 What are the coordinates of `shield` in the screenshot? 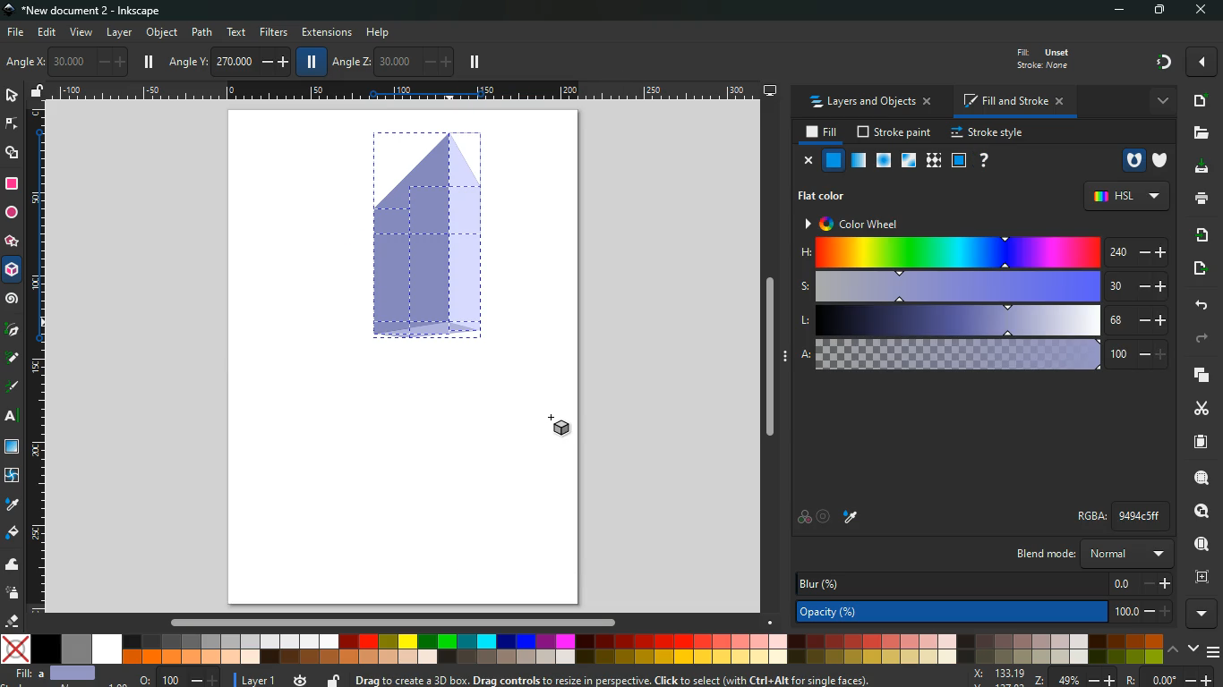 It's located at (1163, 161).